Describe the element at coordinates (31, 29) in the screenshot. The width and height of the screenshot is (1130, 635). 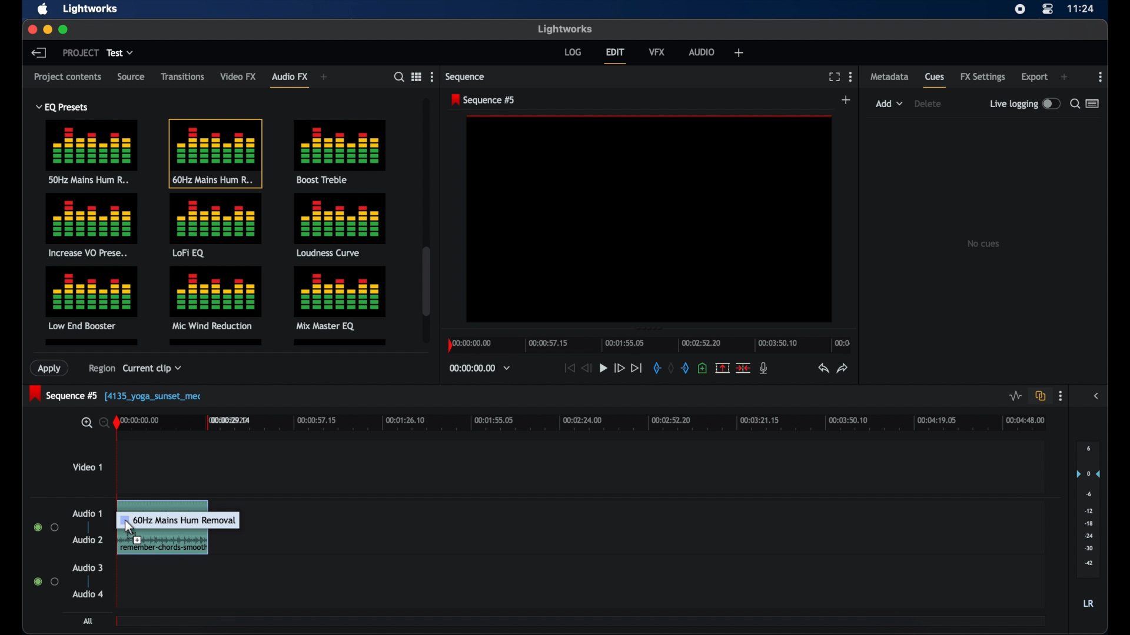
I see `close` at that location.